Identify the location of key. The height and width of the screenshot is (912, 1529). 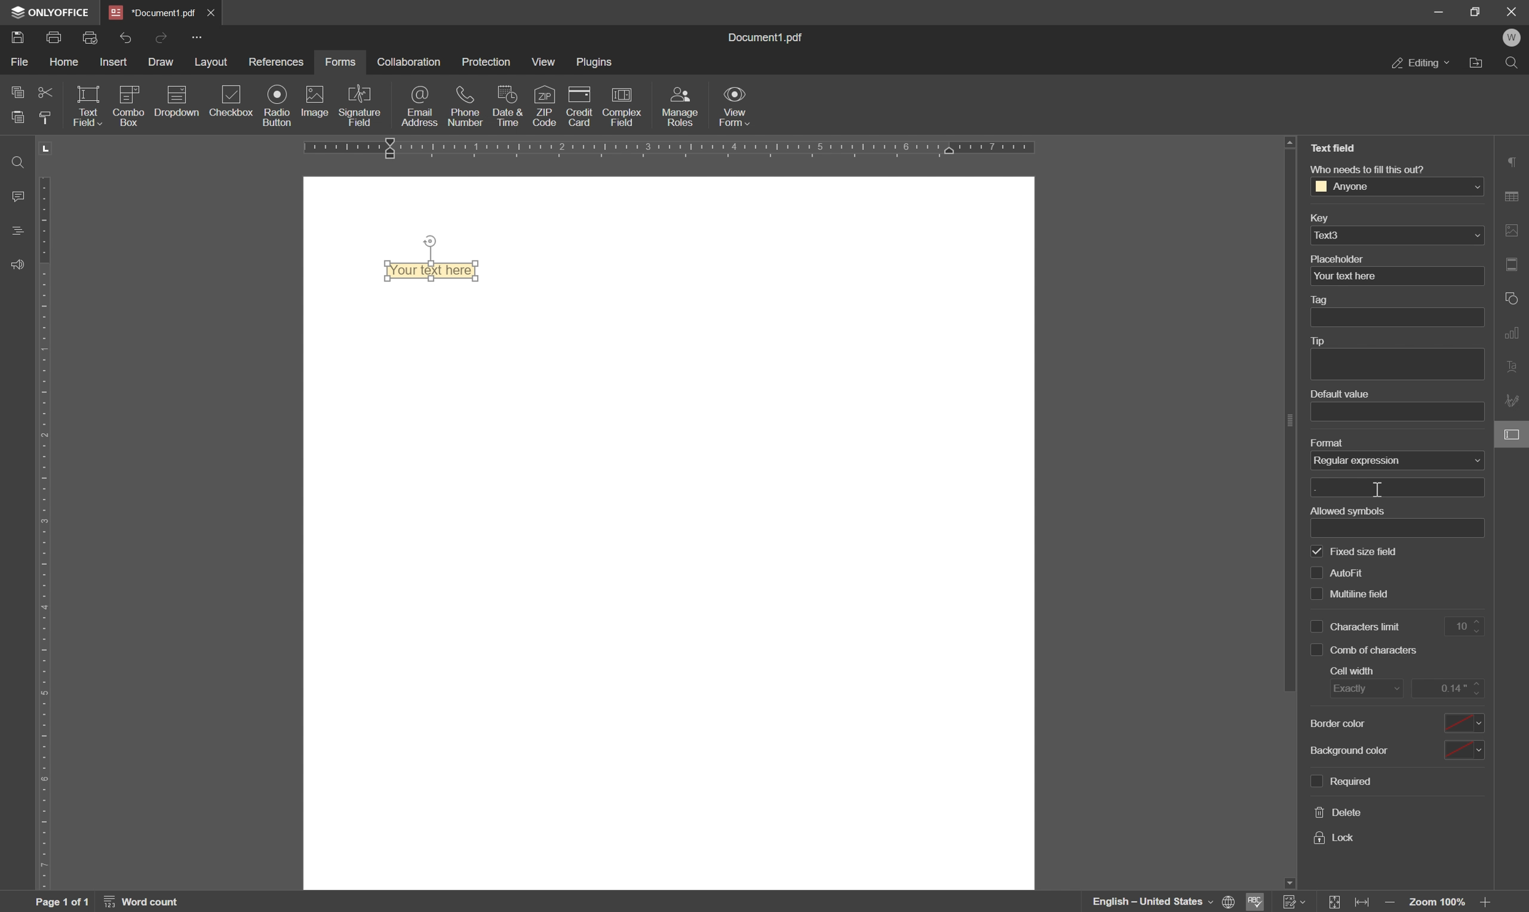
(1317, 219).